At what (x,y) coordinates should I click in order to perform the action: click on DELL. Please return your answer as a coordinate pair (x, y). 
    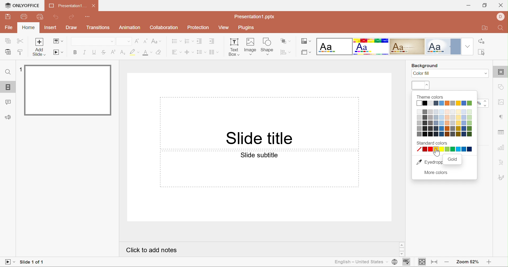
    Looking at the image, I should click on (502, 16).